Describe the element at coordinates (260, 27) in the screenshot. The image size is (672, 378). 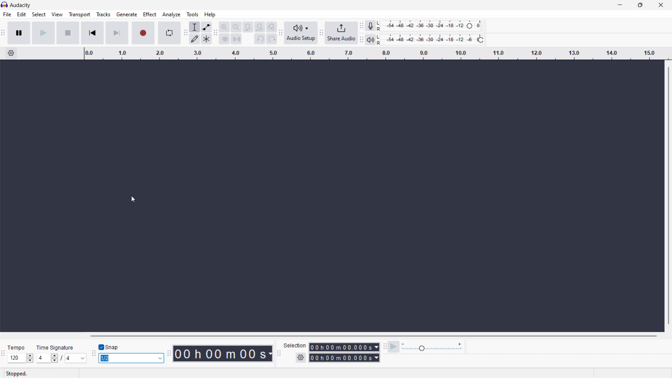
I see `fit project to width` at that location.